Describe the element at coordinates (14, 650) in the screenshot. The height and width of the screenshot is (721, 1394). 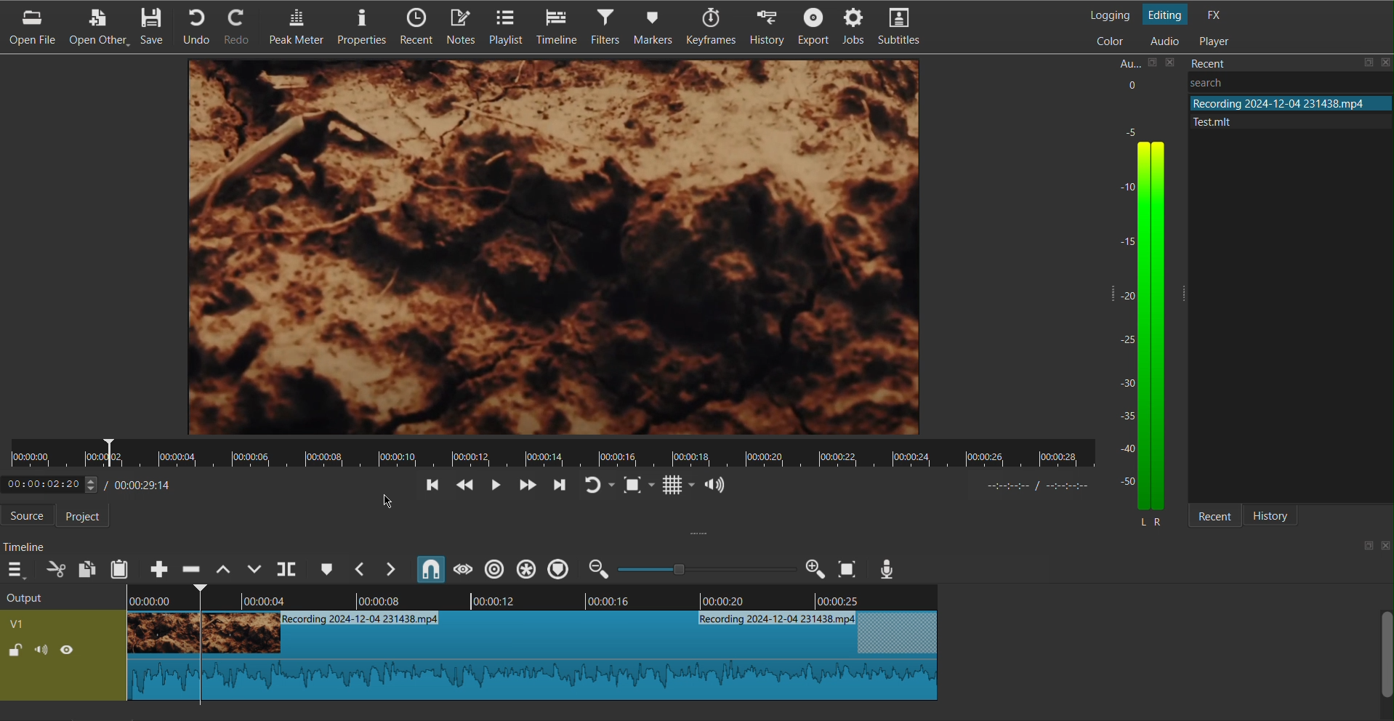
I see `(un)lock` at that location.